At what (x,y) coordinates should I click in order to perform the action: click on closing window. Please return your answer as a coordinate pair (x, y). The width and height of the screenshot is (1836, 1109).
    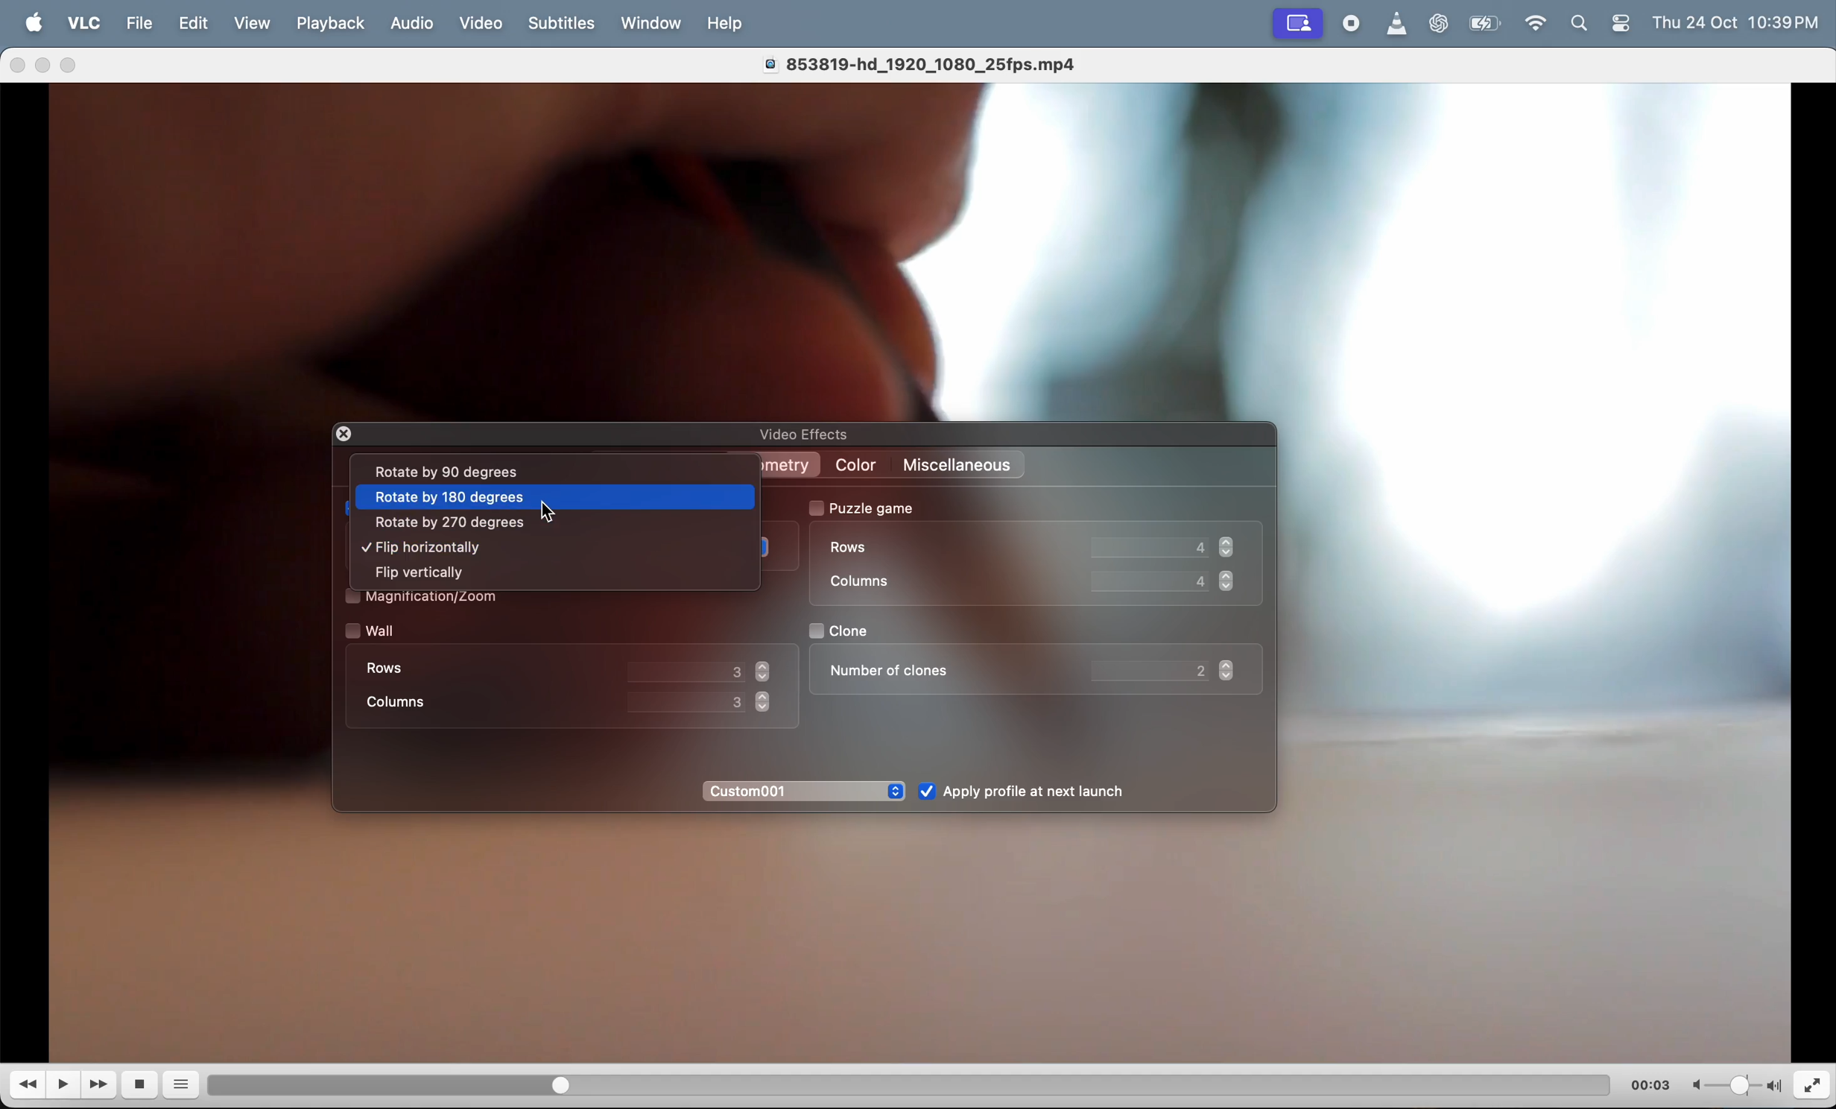
    Looking at the image, I should click on (349, 435).